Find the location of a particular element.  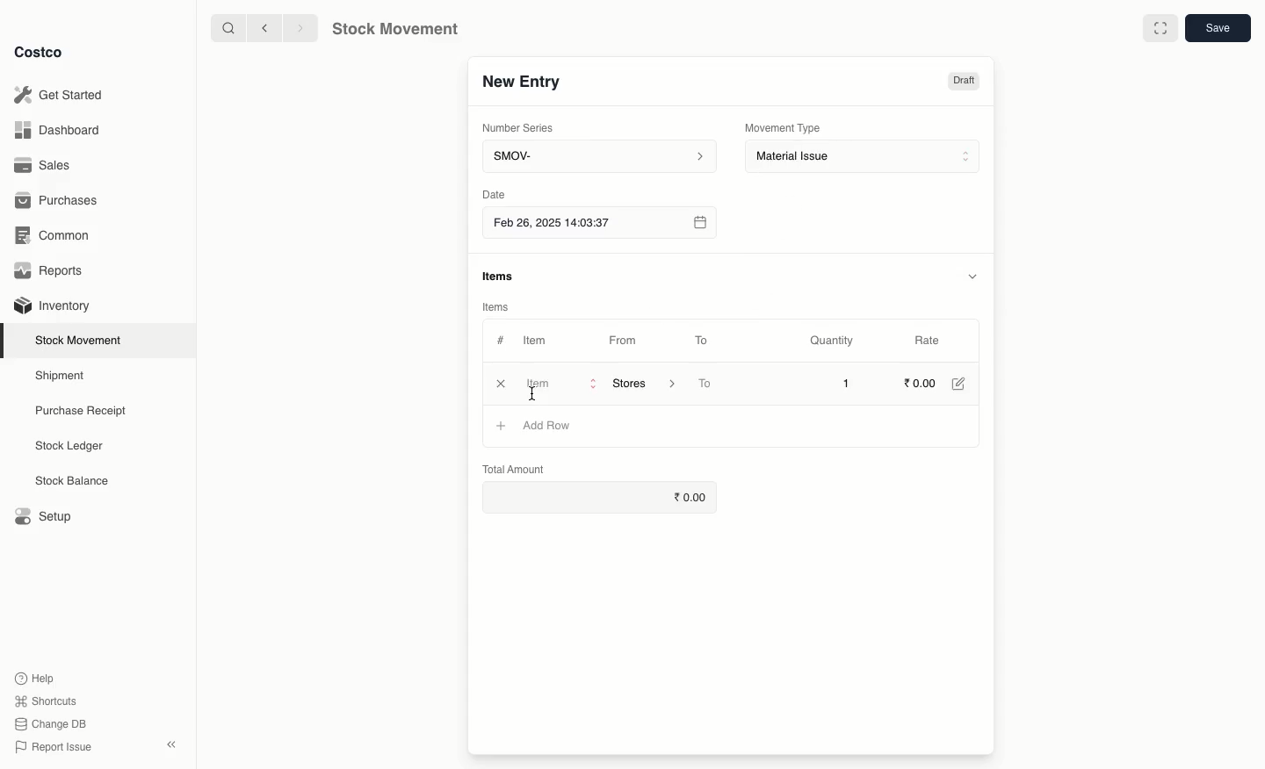

Purchases is located at coordinates (60, 202).